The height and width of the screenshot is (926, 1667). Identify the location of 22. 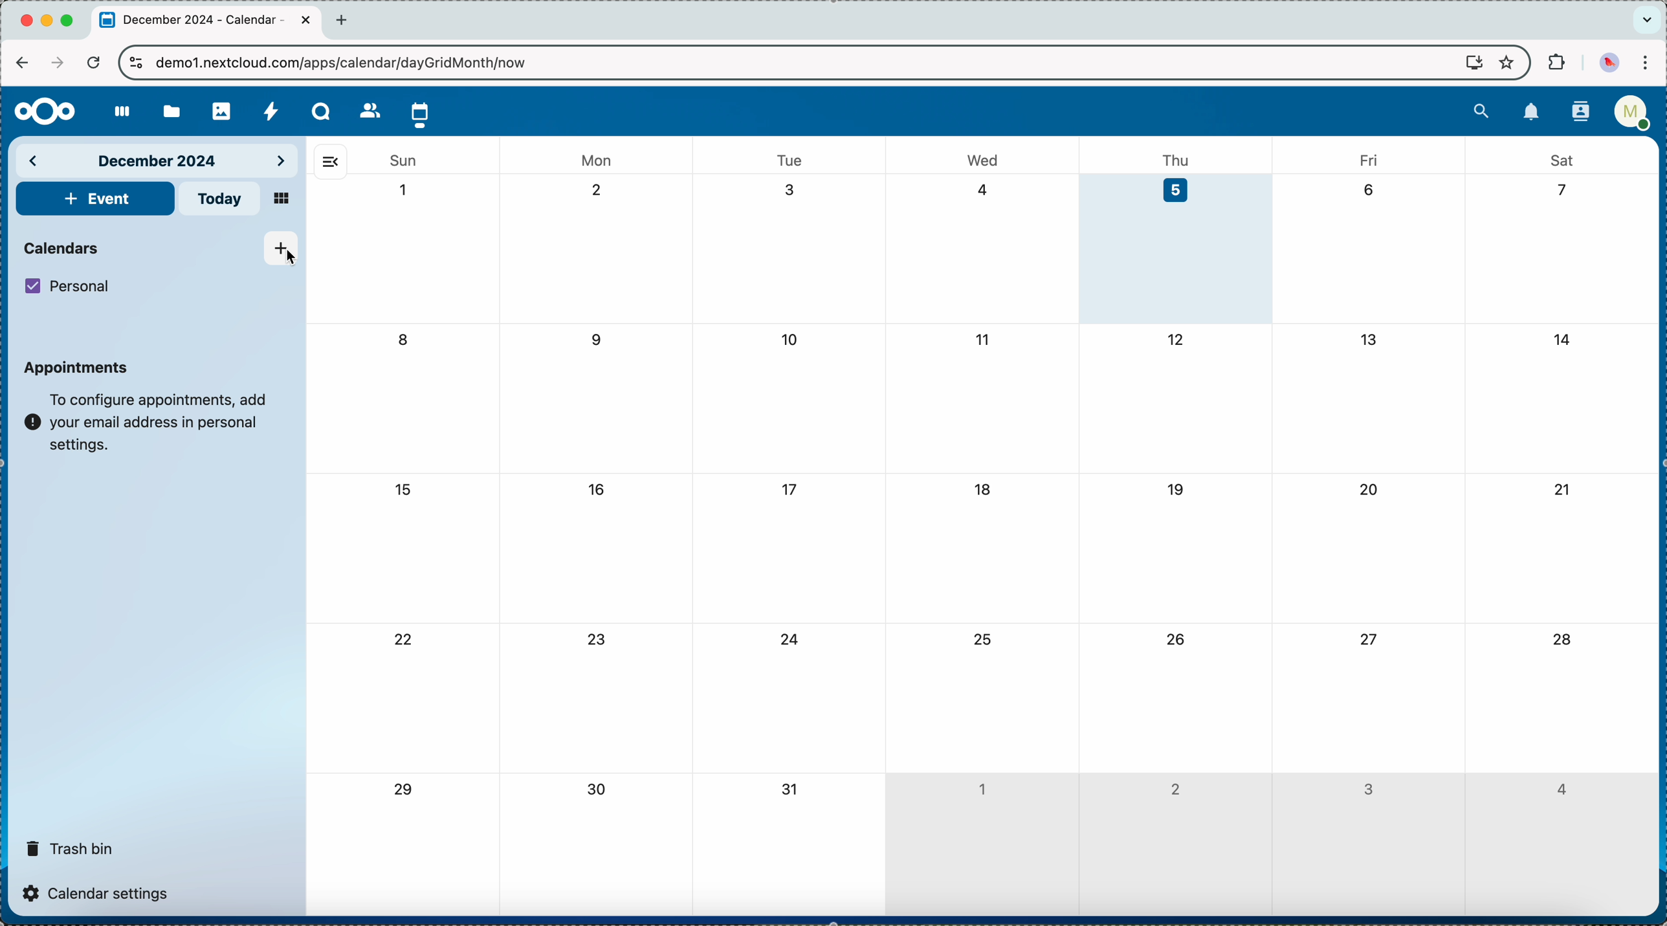
(404, 642).